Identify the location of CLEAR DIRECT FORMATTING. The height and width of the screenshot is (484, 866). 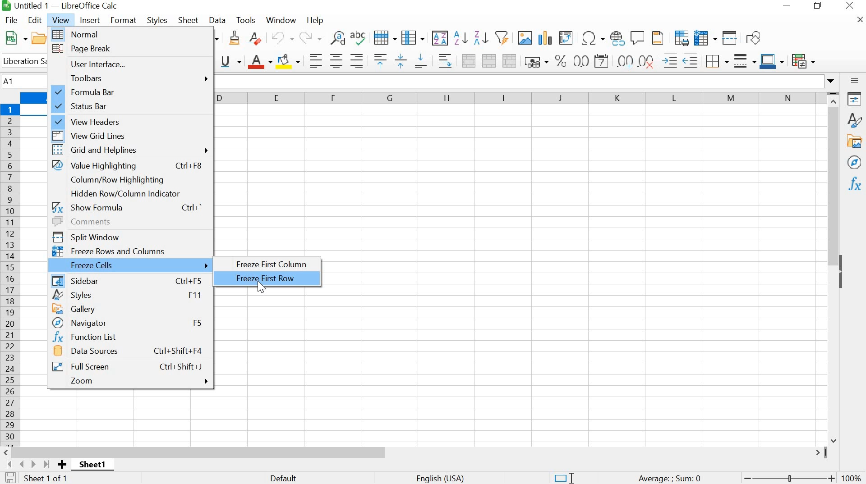
(259, 40).